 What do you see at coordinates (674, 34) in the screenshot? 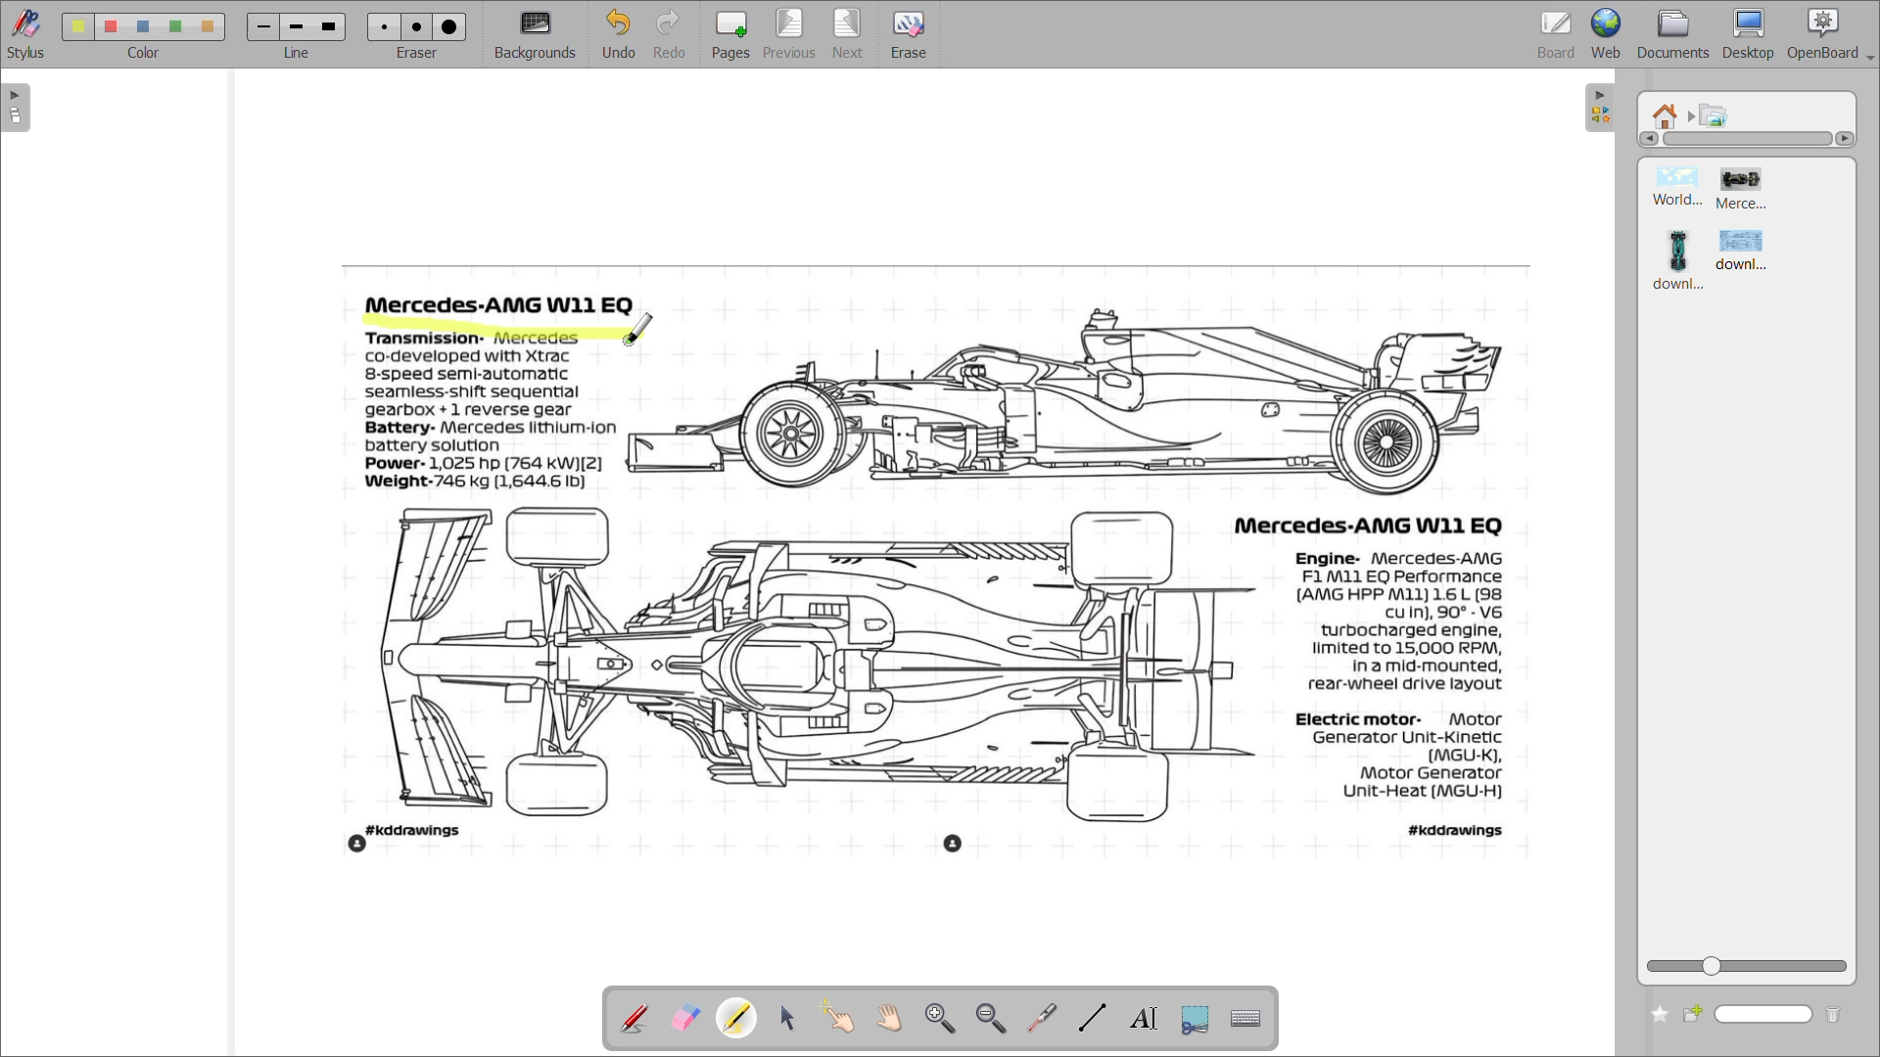
I see `redo` at bounding box center [674, 34].